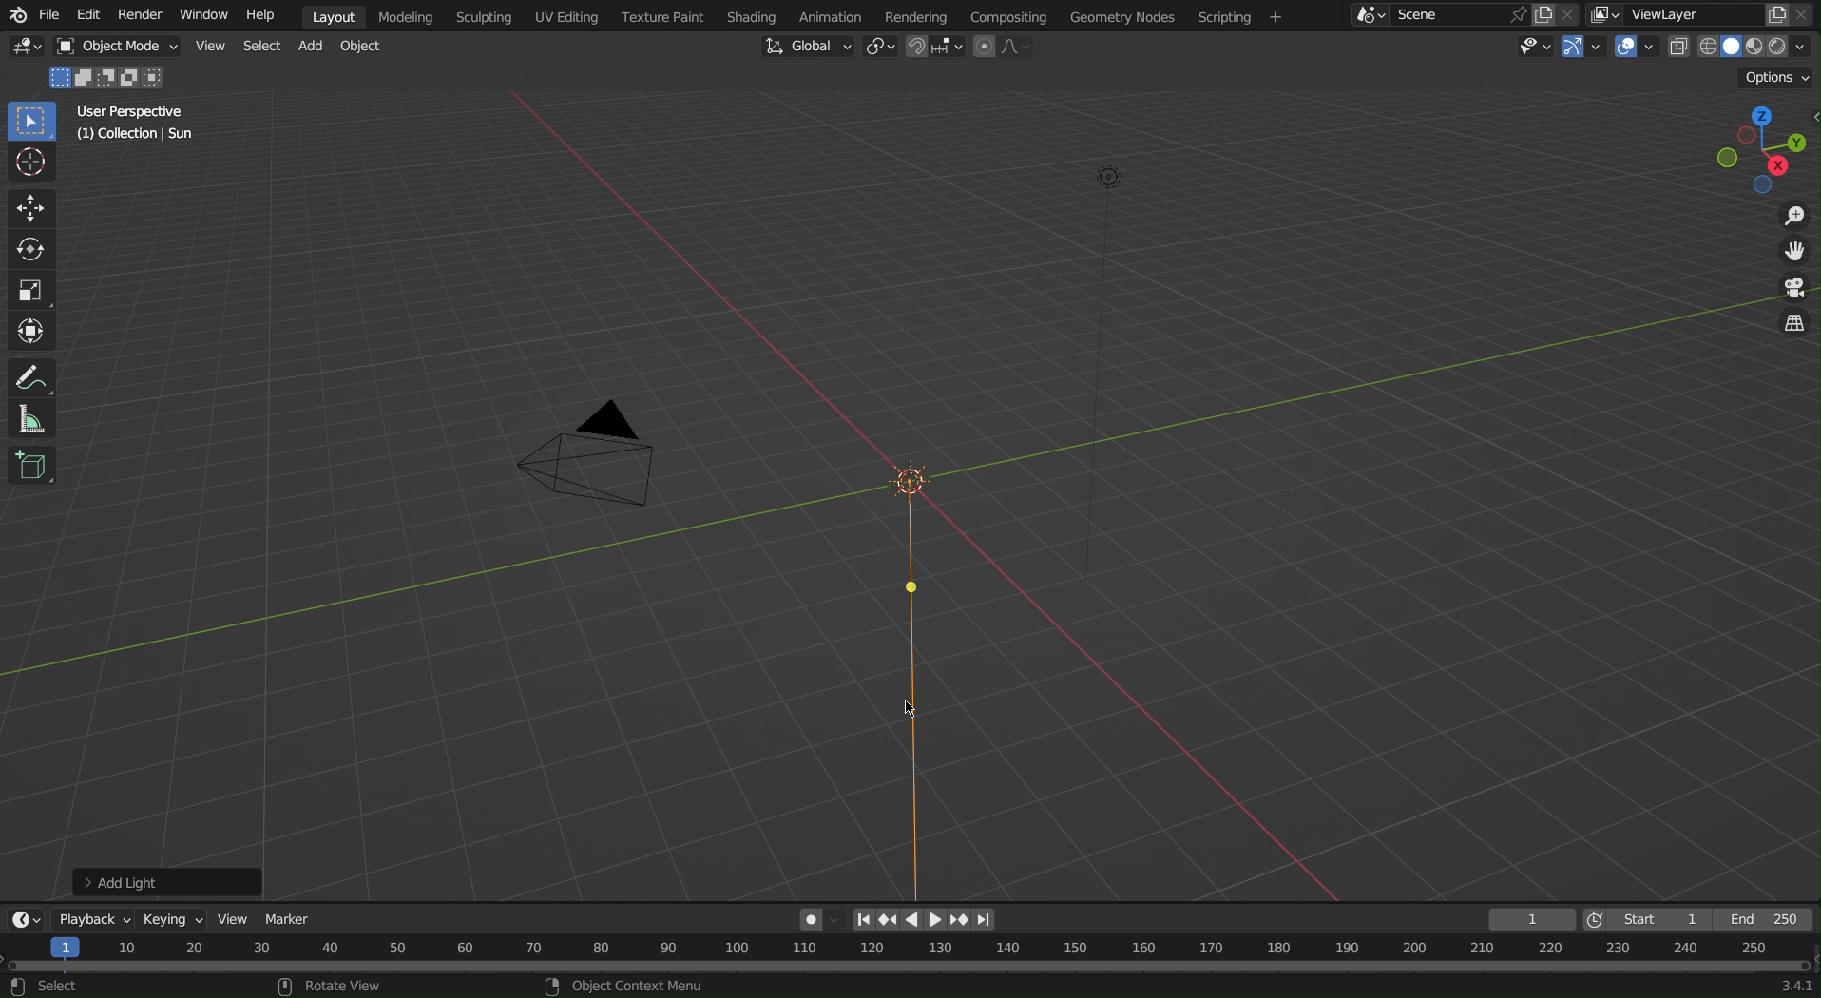 The height and width of the screenshot is (998, 1821). What do you see at coordinates (15, 16) in the screenshot?
I see `Logo` at bounding box center [15, 16].